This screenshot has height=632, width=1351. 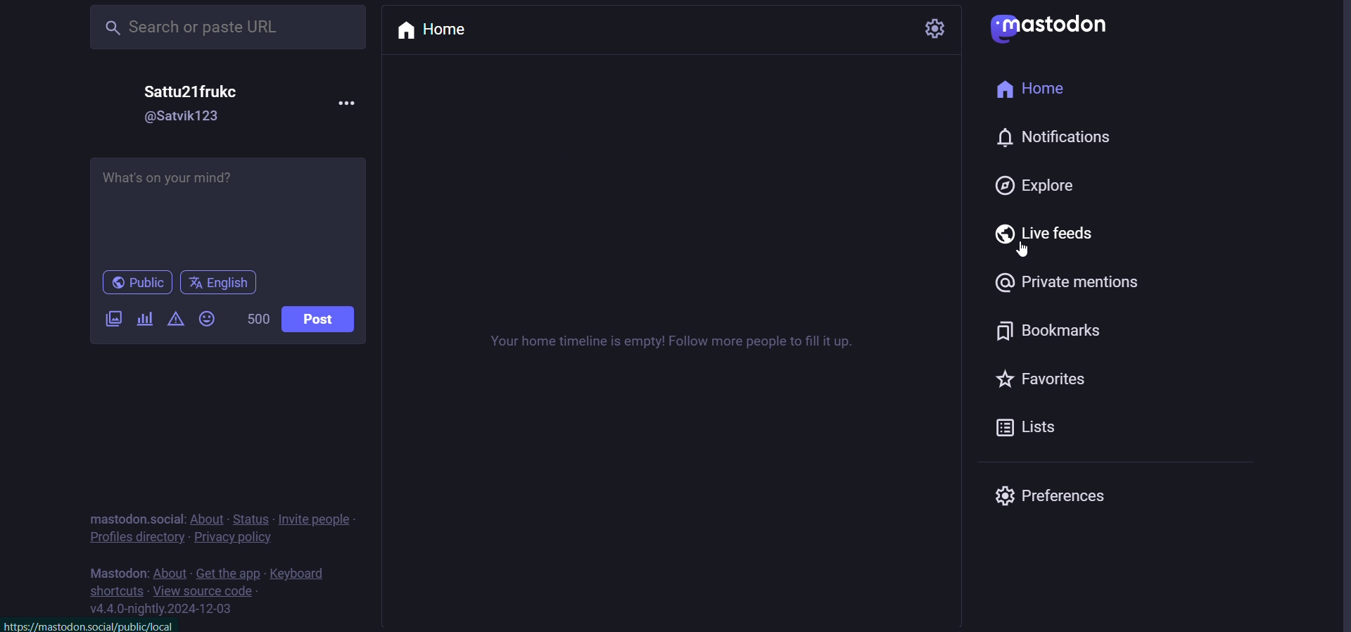 What do you see at coordinates (1044, 24) in the screenshot?
I see `mastodon` at bounding box center [1044, 24].